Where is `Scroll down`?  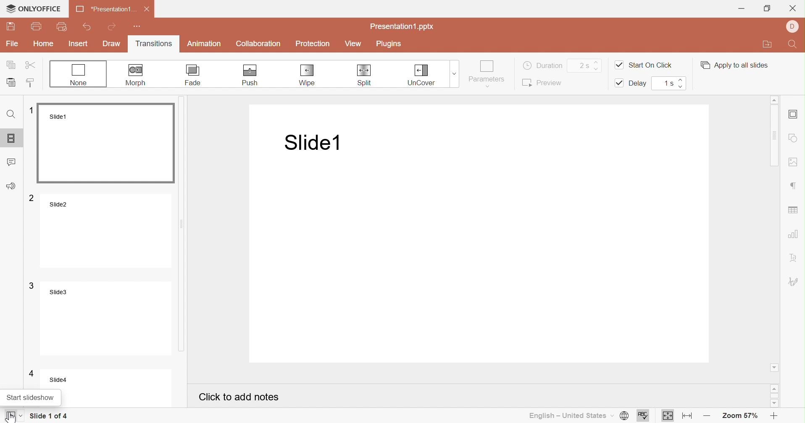 Scroll down is located at coordinates (775, 367).